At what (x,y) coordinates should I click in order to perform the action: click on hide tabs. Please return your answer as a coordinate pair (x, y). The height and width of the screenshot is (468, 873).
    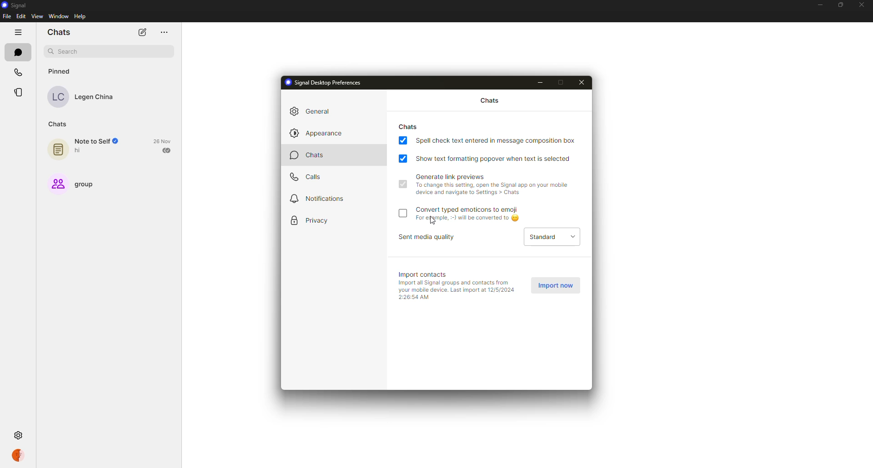
    Looking at the image, I should click on (18, 33).